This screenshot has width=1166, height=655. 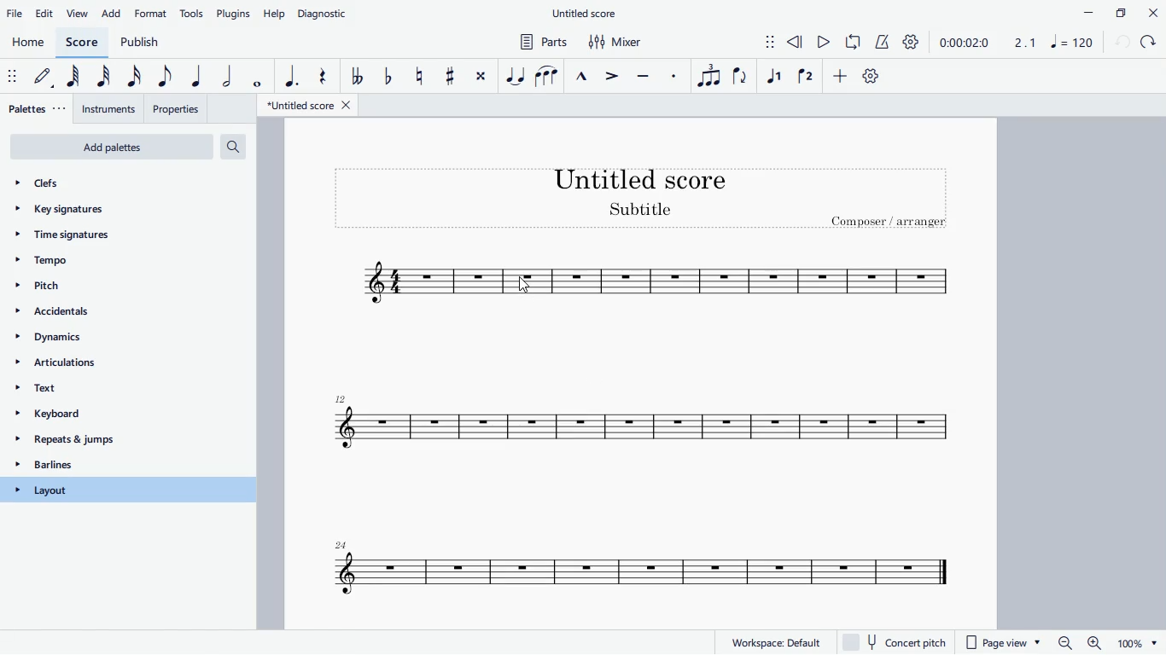 What do you see at coordinates (259, 74) in the screenshot?
I see `full note` at bounding box center [259, 74].